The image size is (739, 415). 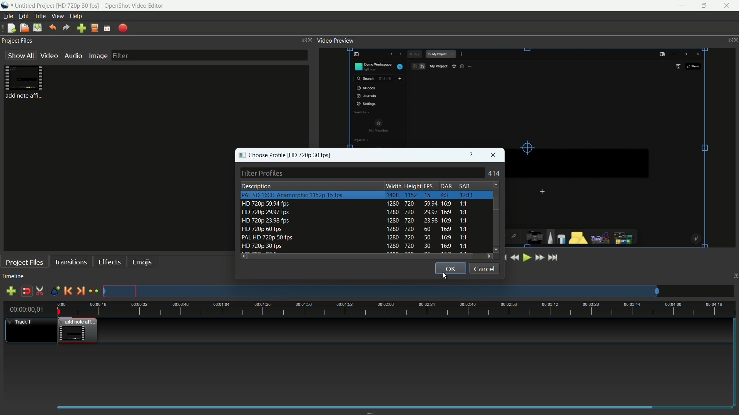 What do you see at coordinates (18, 40) in the screenshot?
I see `project files` at bounding box center [18, 40].